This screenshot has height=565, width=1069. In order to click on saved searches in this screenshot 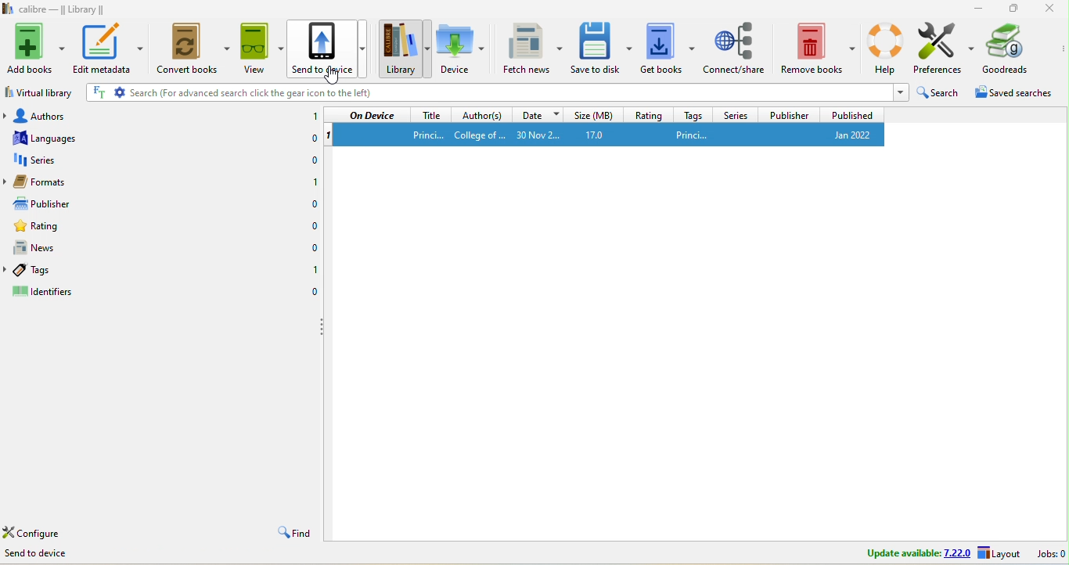, I will do `click(1016, 94)`.